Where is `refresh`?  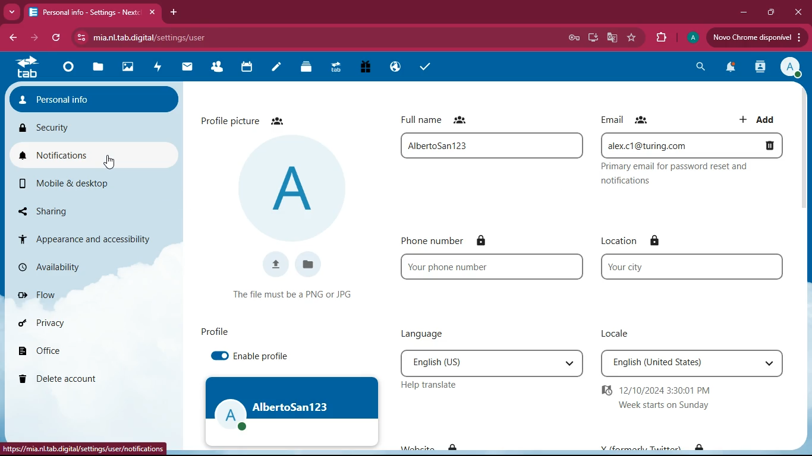
refresh is located at coordinates (56, 39).